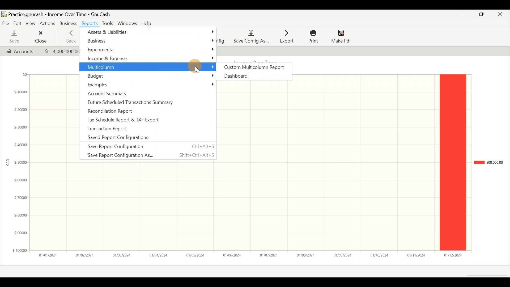 Image resolution: width=510 pixels, height=287 pixels. What do you see at coordinates (147, 138) in the screenshot?
I see `Saved report configurations` at bounding box center [147, 138].